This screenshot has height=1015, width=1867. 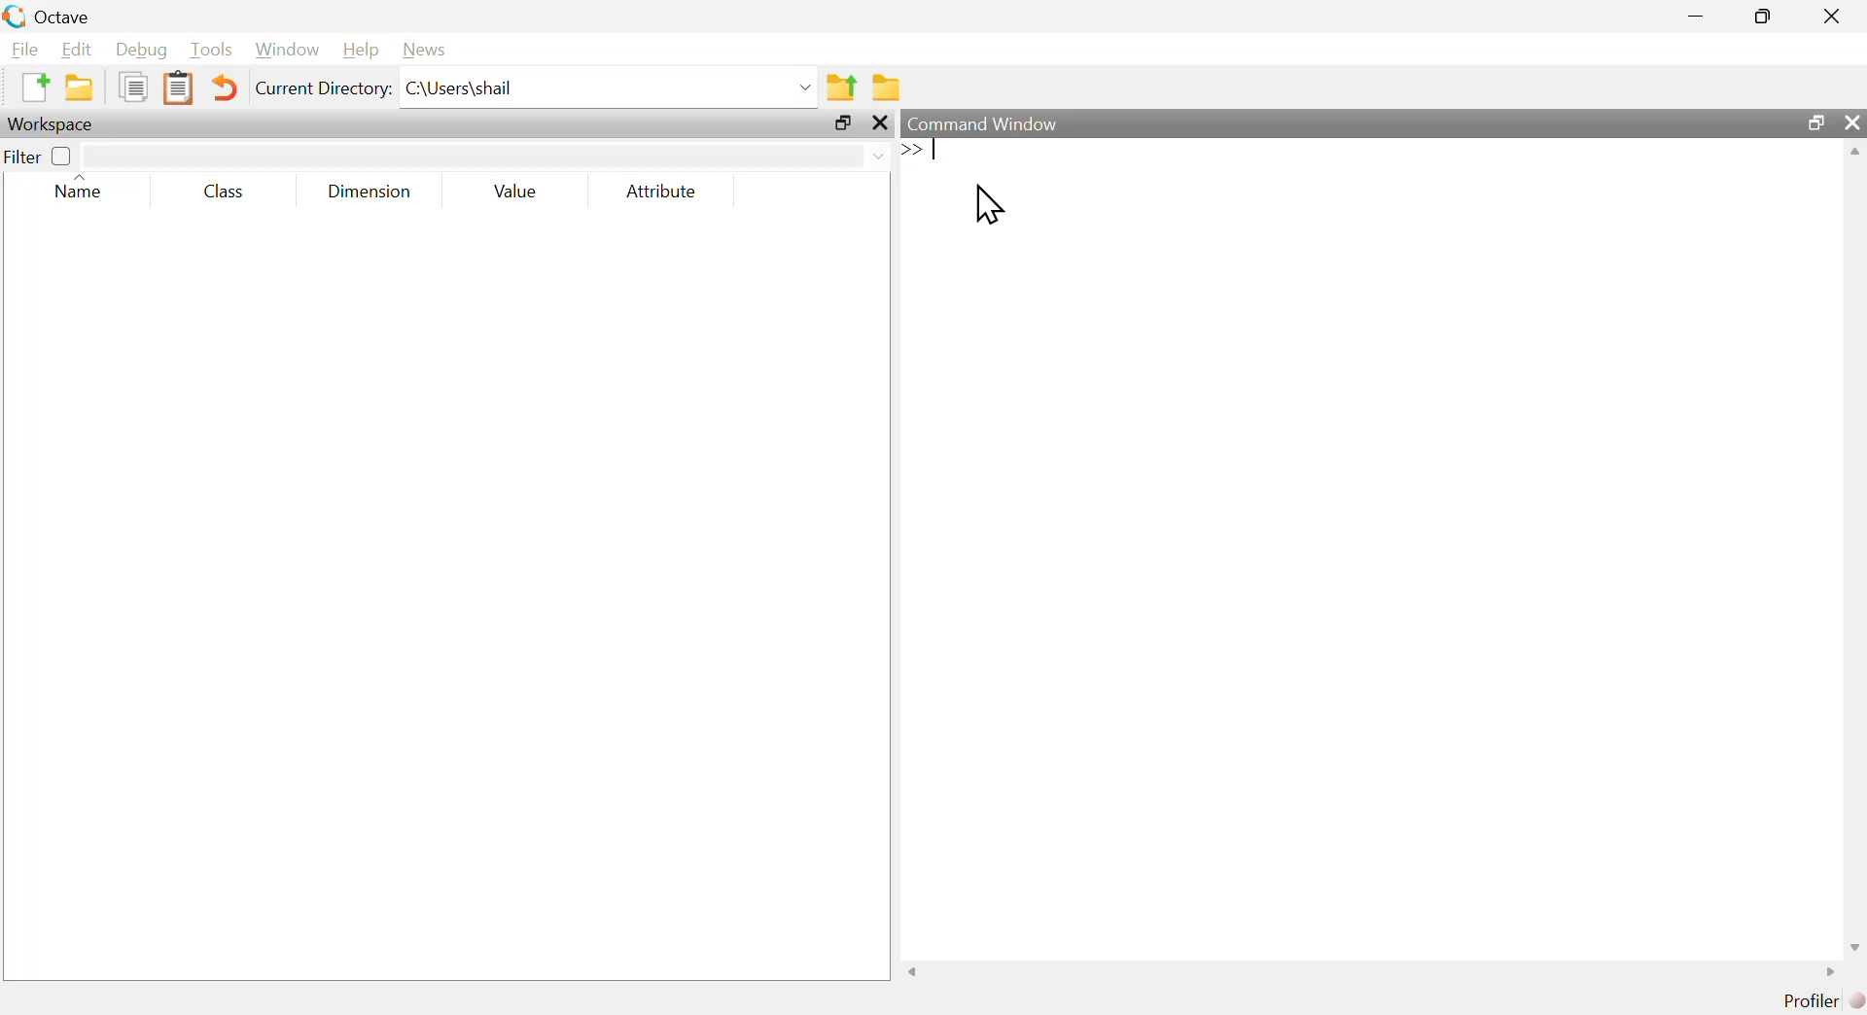 What do you see at coordinates (843, 123) in the screenshot?
I see `restore` at bounding box center [843, 123].